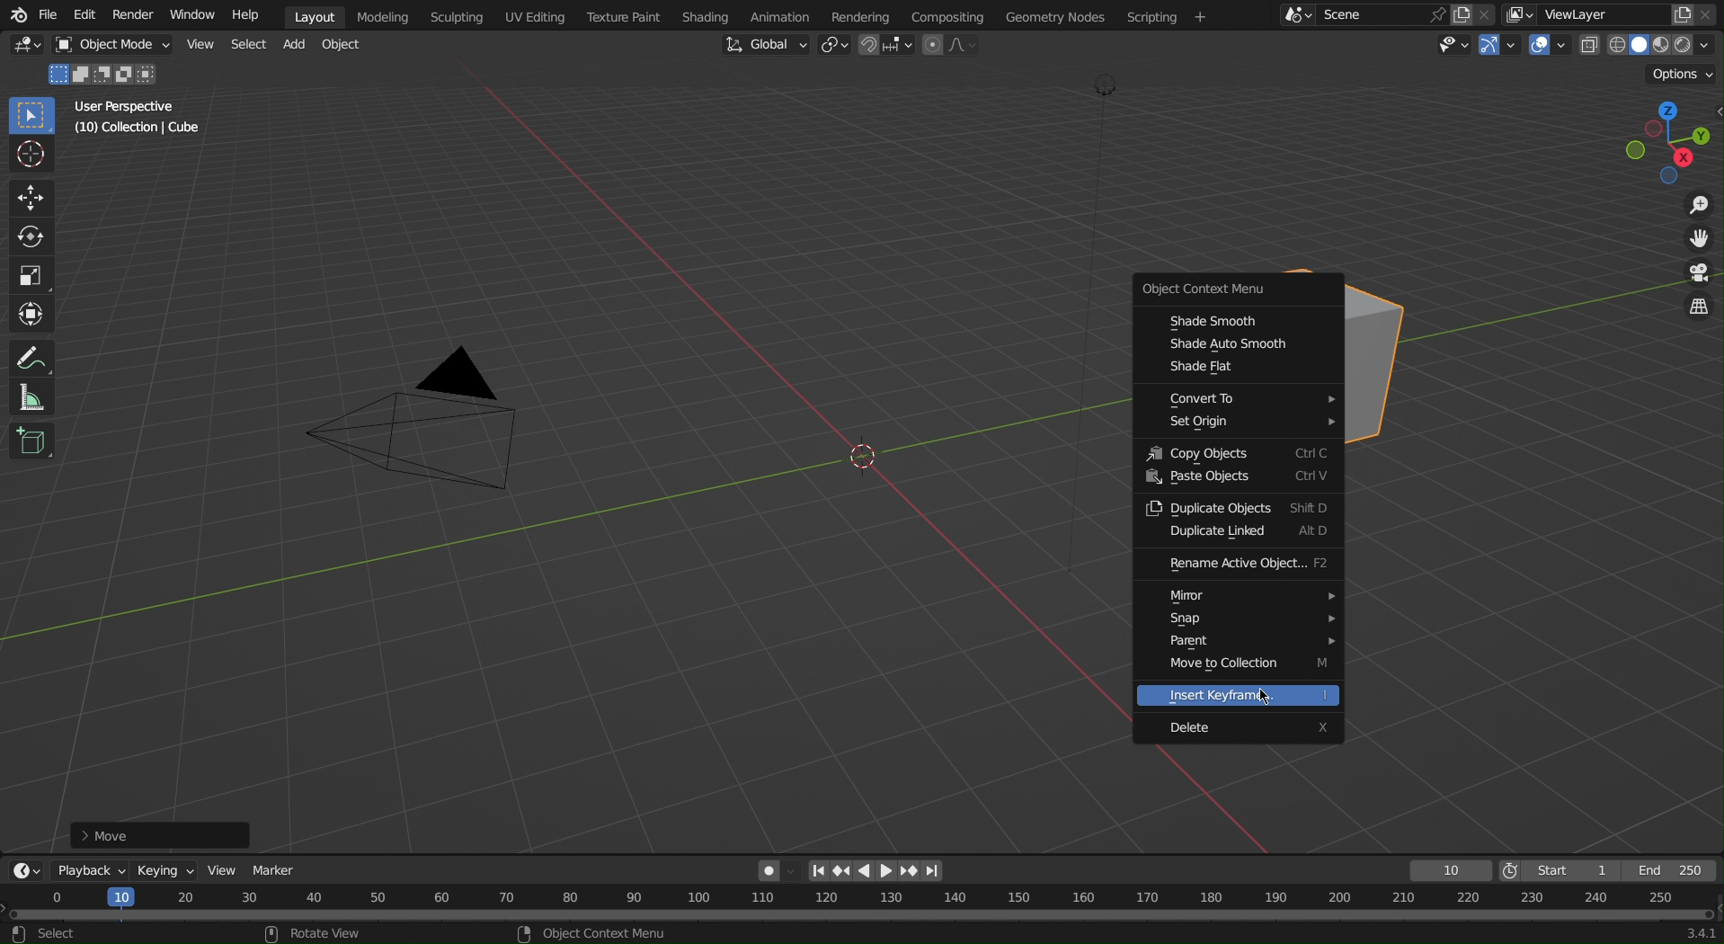 This screenshot has width=1724, height=944. Describe the element at coordinates (1448, 44) in the screenshot. I see `Types of objects` at that location.